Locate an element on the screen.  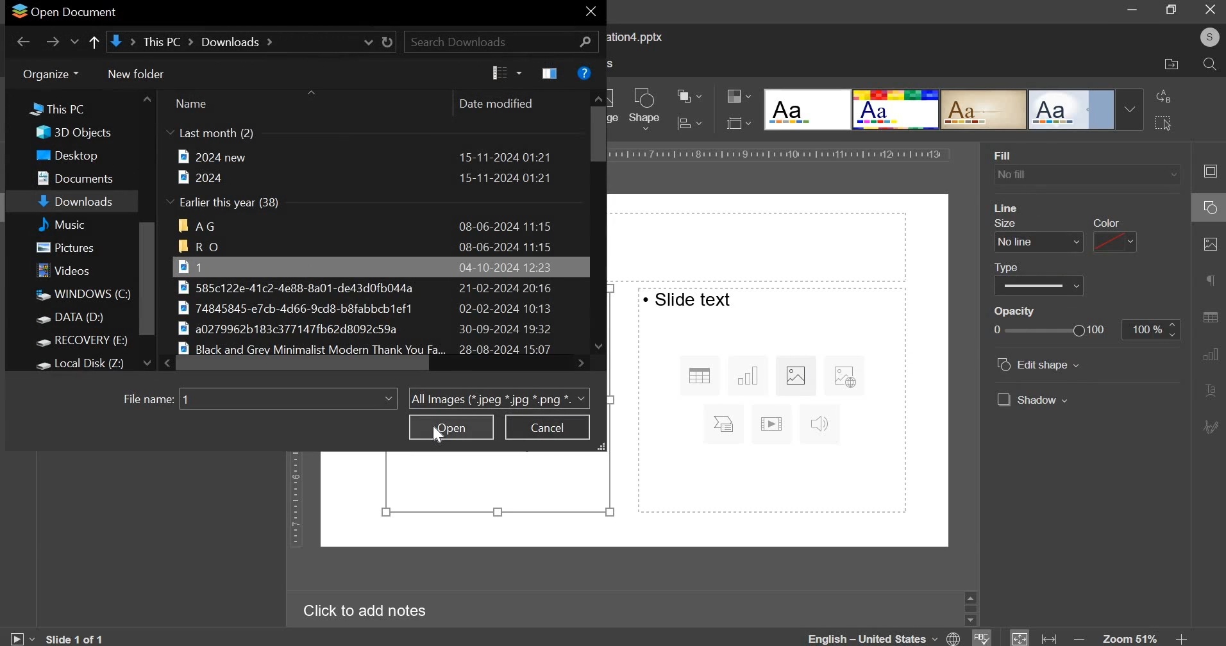
opacity slider is located at coordinates (1048, 329).